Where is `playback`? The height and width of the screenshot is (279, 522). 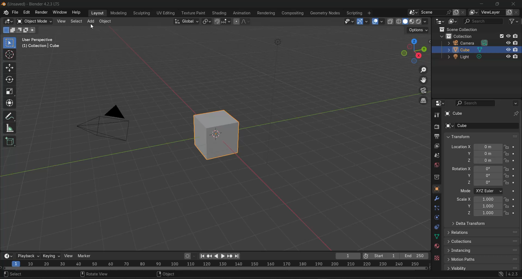 playback is located at coordinates (29, 256).